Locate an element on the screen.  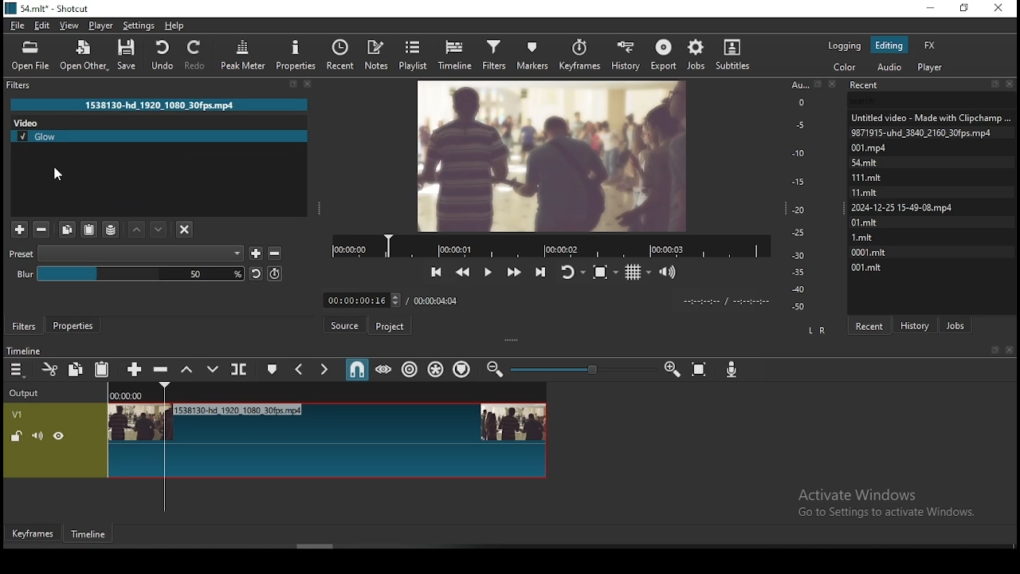
9871915-uhd 3840 2160 30fps.mpd is located at coordinates (924, 132).